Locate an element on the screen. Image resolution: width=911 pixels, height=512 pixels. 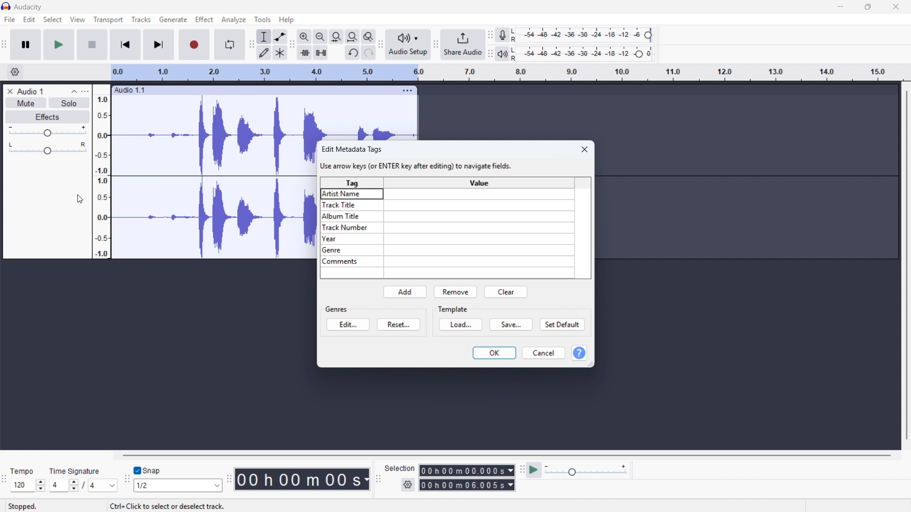
snapping toolbar is located at coordinates (126, 480).